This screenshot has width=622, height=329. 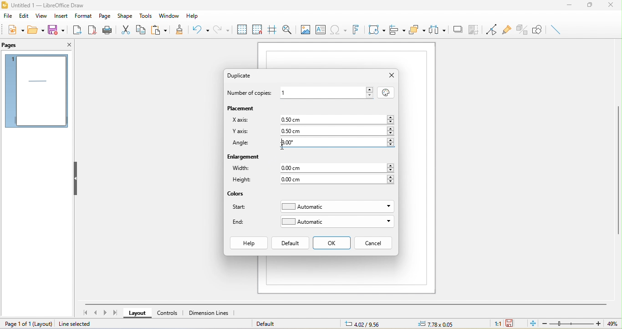 What do you see at coordinates (24, 16) in the screenshot?
I see `edit` at bounding box center [24, 16].